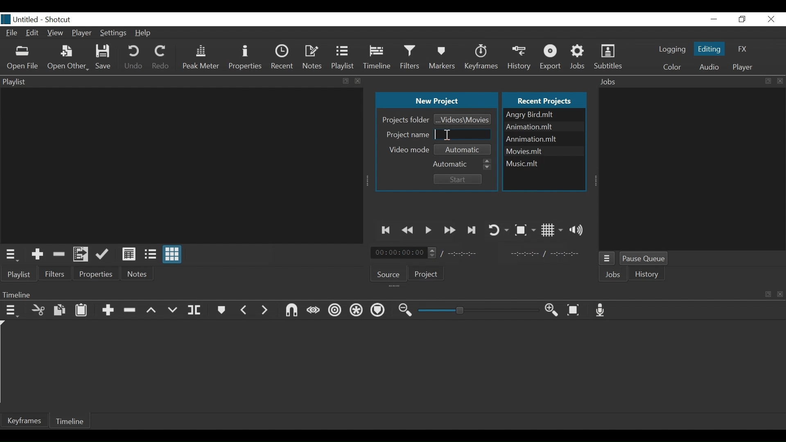  What do you see at coordinates (691, 81) in the screenshot?
I see `Jobs Panel` at bounding box center [691, 81].